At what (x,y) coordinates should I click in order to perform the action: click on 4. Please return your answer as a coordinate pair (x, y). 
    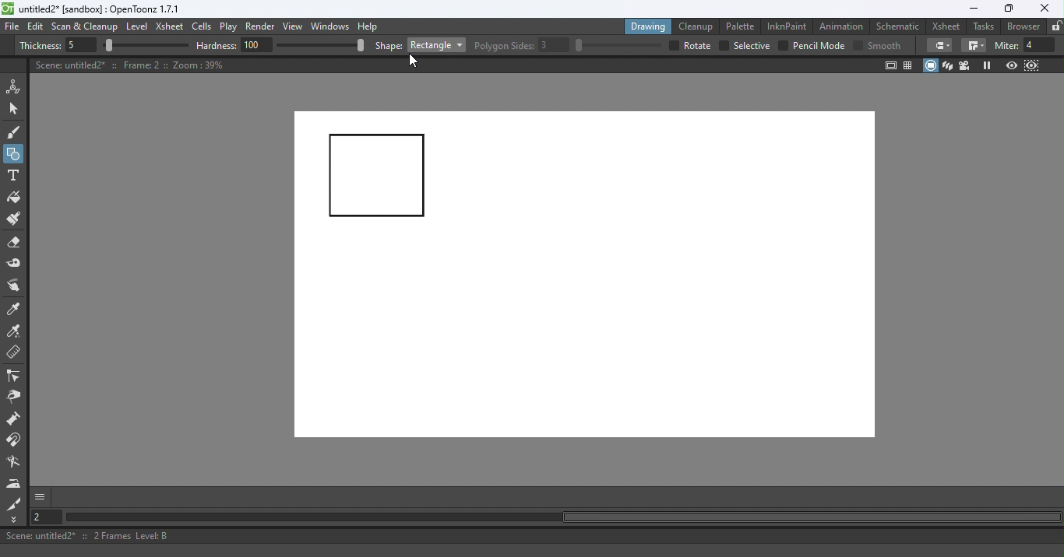
    Looking at the image, I should click on (1040, 45).